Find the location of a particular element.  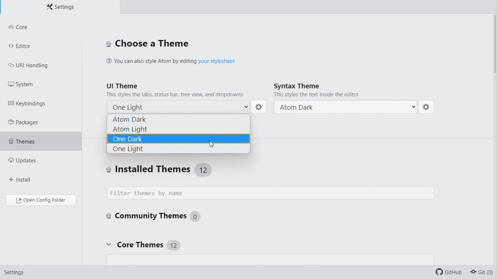

editor is located at coordinates (29, 47).